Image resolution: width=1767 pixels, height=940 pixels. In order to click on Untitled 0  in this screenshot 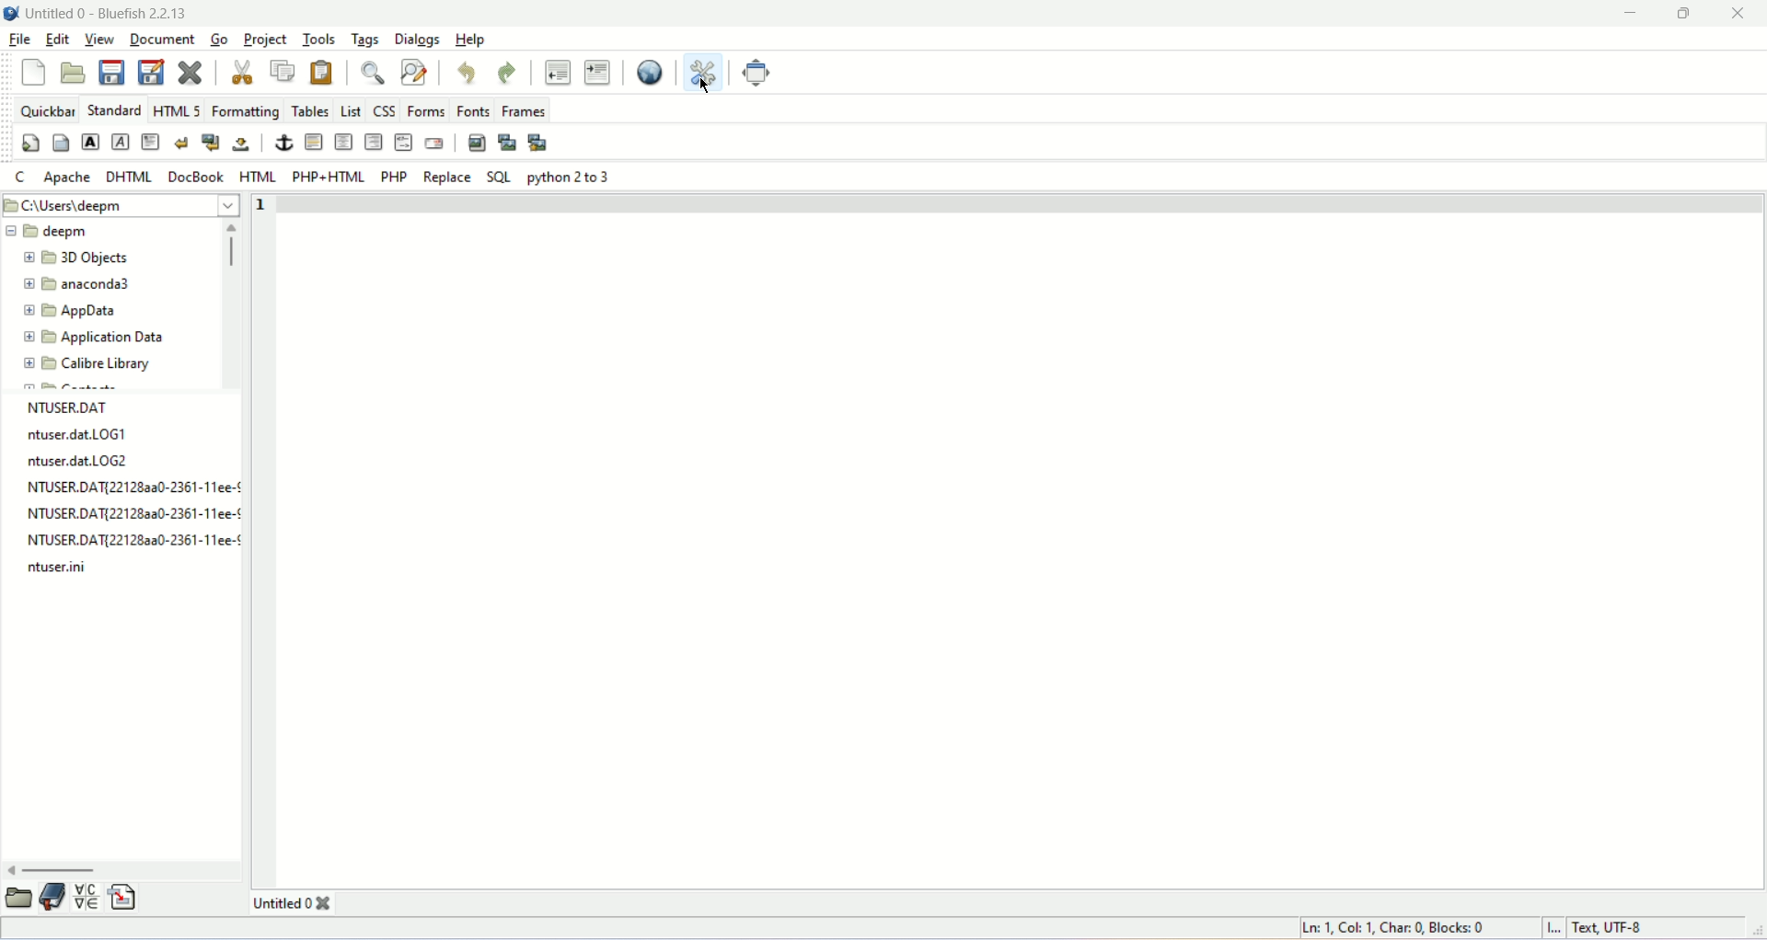, I will do `click(297, 901)`.